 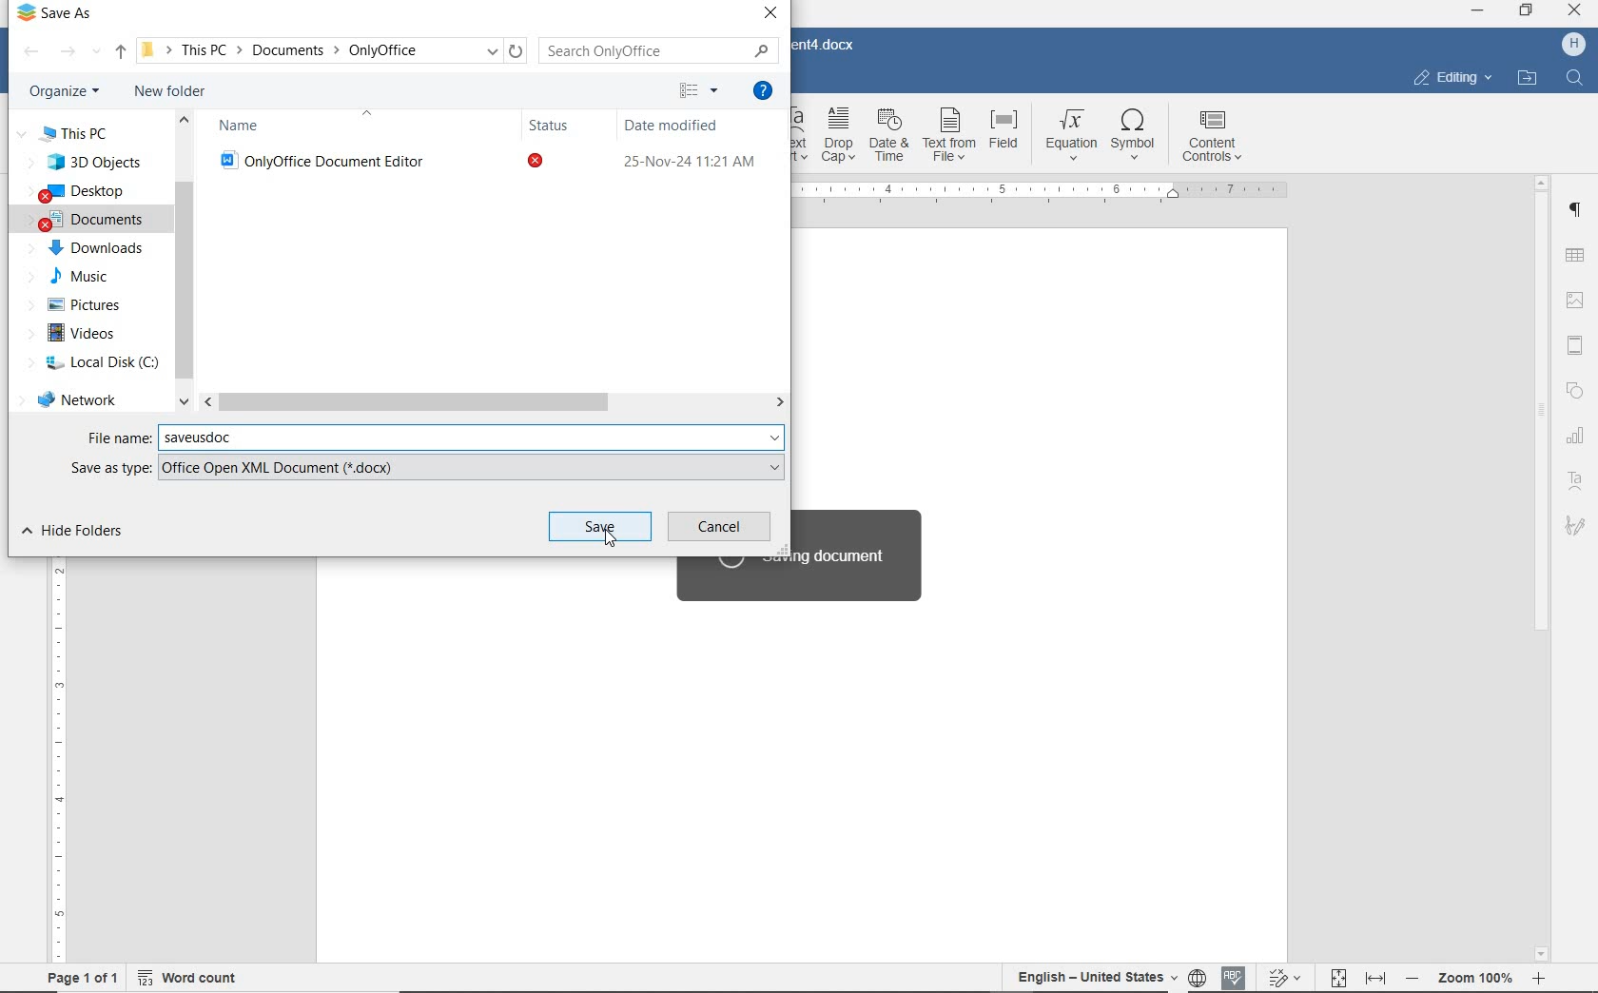 What do you see at coordinates (1578, 526) in the screenshot?
I see `signature` at bounding box center [1578, 526].